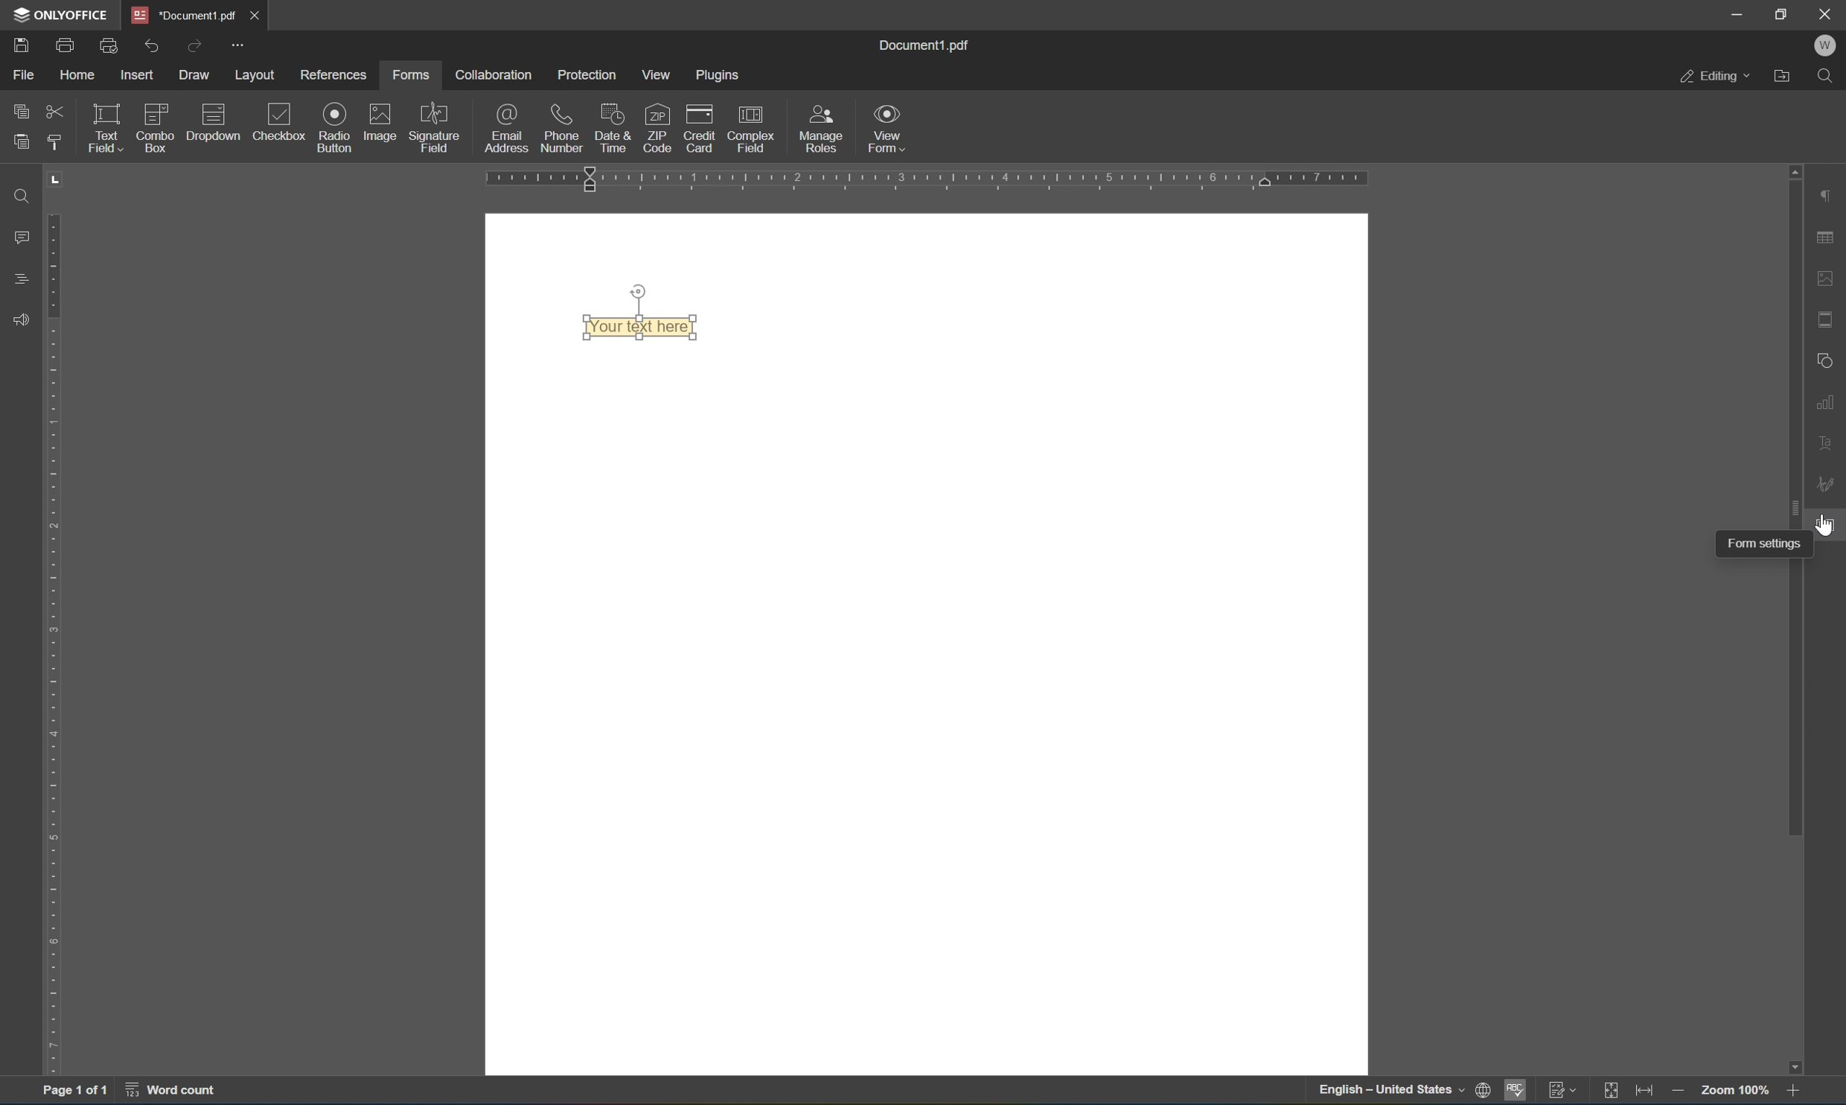 Image resolution: width=1846 pixels, height=1105 pixels. What do you see at coordinates (1736, 13) in the screenshot?
I see `minimize` at bounding box center [1736, 13].